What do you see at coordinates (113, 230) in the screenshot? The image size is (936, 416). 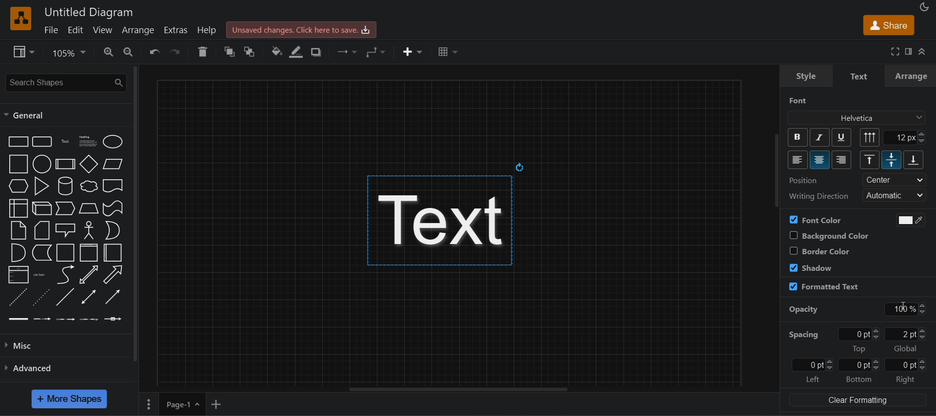 I see `or` at bounding box center [113, 230].